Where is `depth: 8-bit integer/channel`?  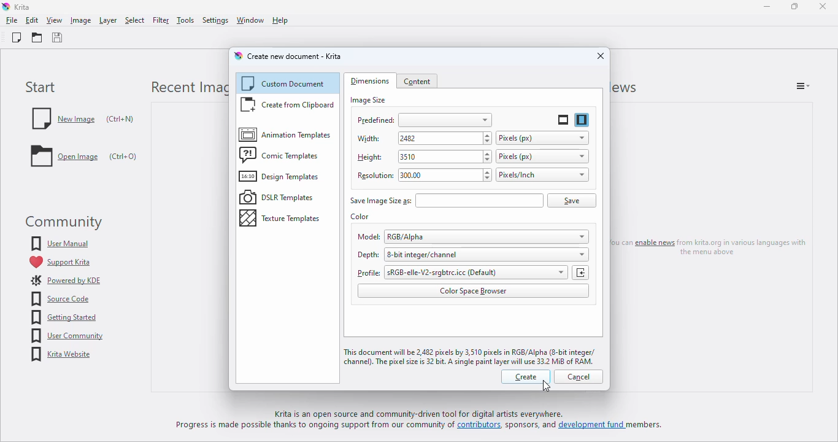
depth: 8-bit integer/channel is located at coordinates (452, 254).